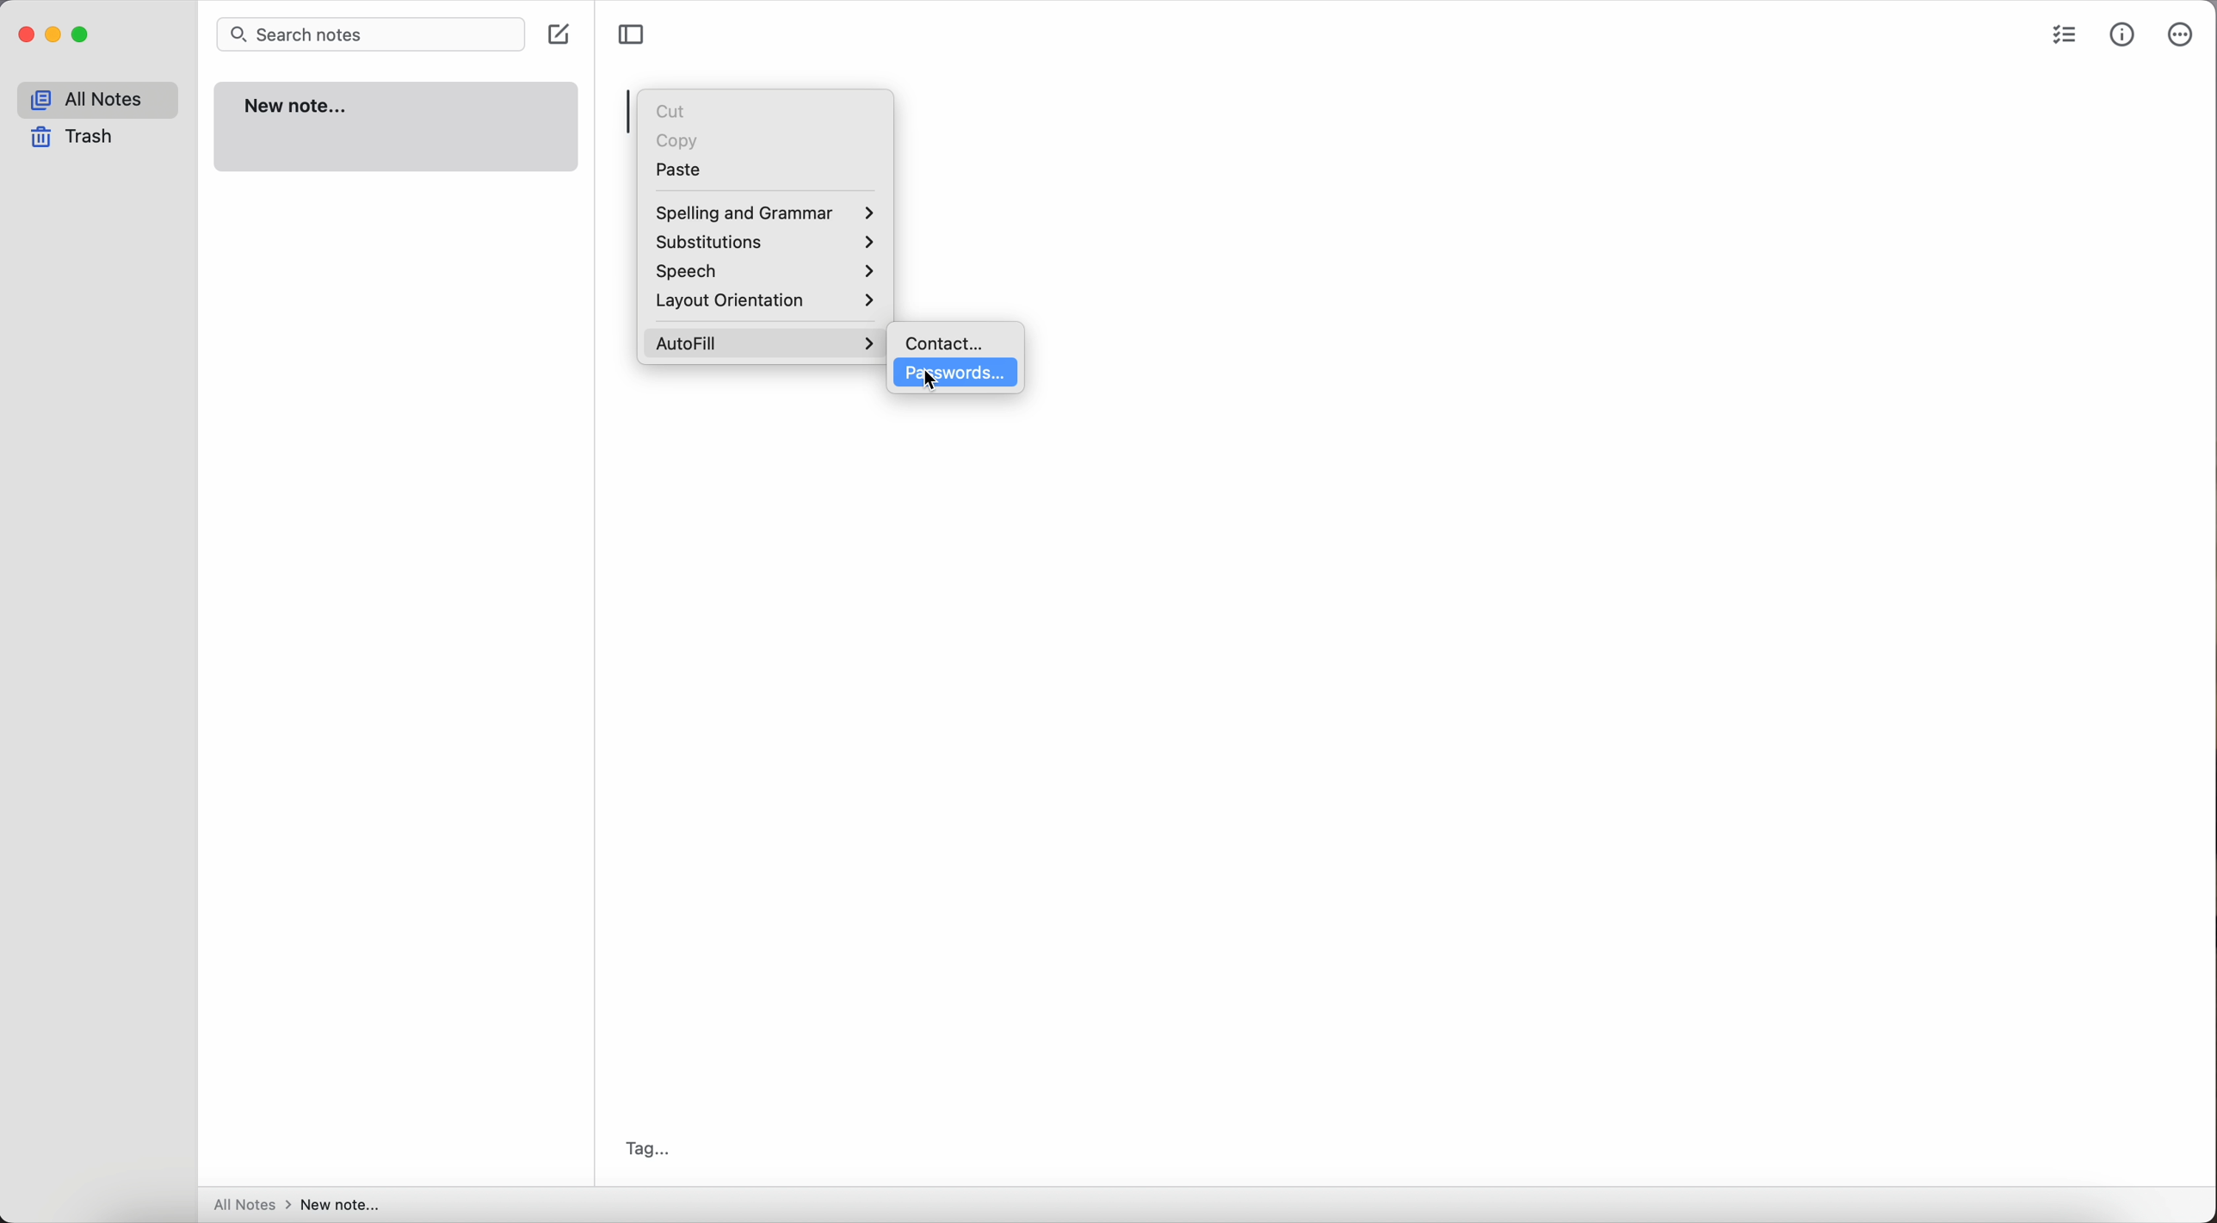 The image size is (2217, 1223). I want to click on minimize Simplenote, so click(57, 35).